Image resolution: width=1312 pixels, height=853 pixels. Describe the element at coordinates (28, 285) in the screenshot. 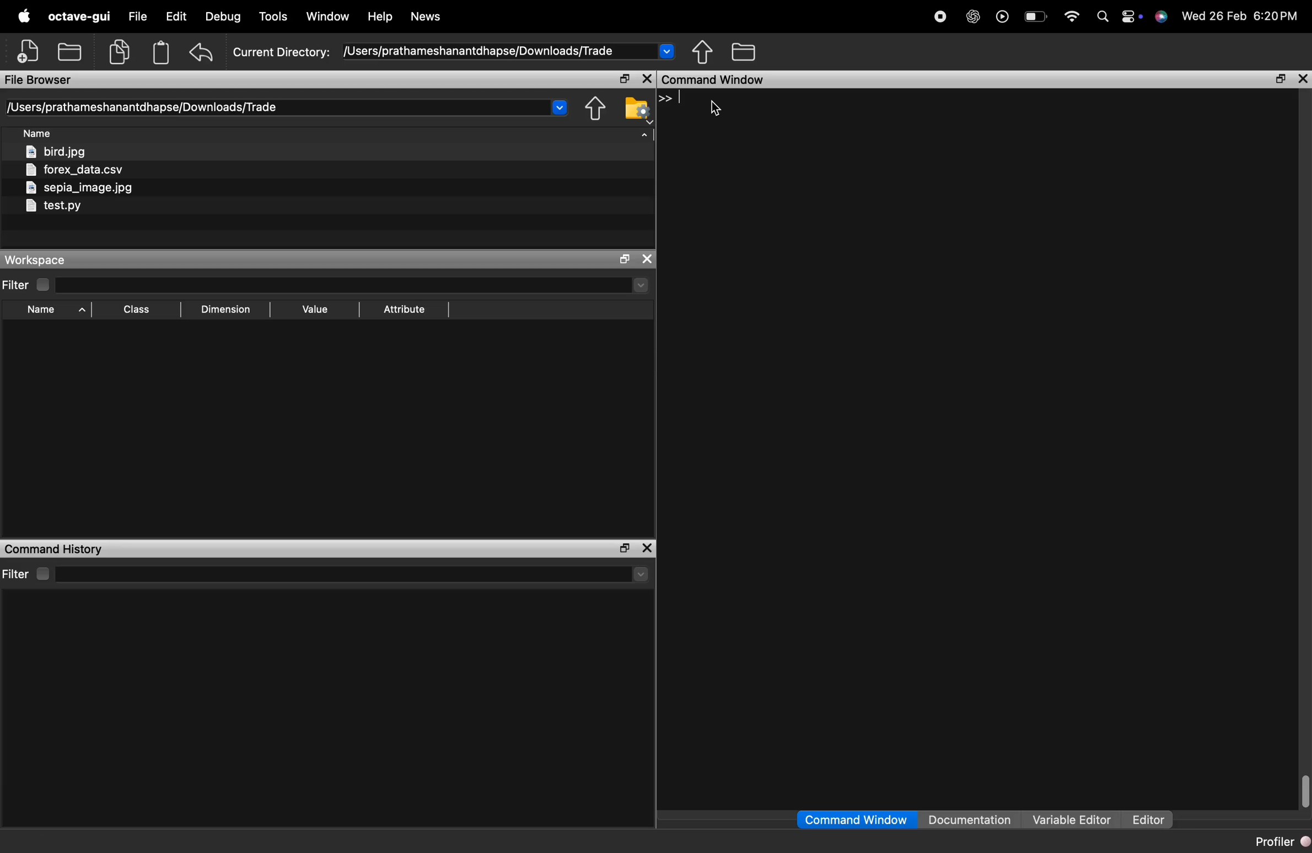

I see `Filter` at that location.